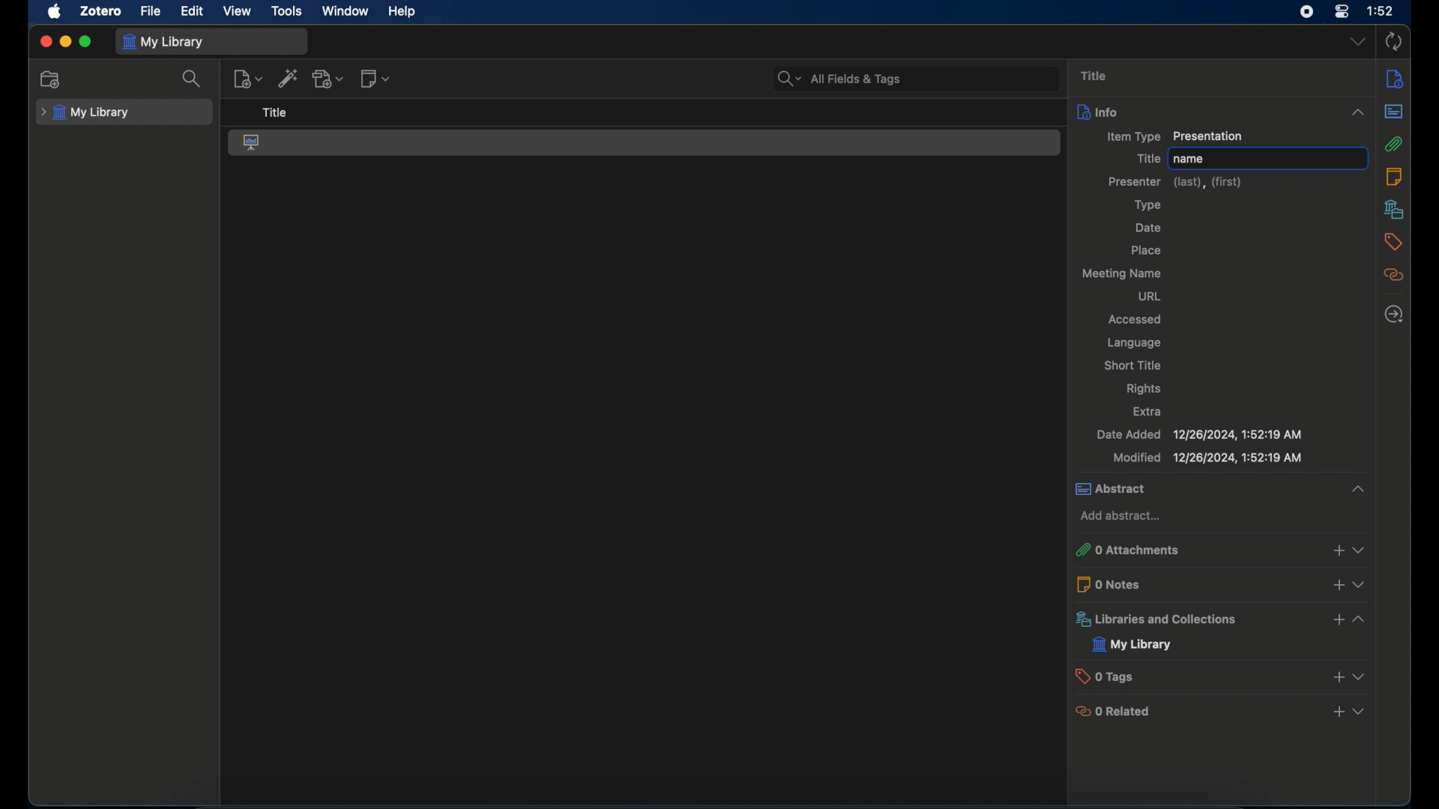 Image resolution: width=1439 pixels, height=809 pixels. Describe the element at coordinates (1342, 12) in the screenshot. I see `control center` at that location.